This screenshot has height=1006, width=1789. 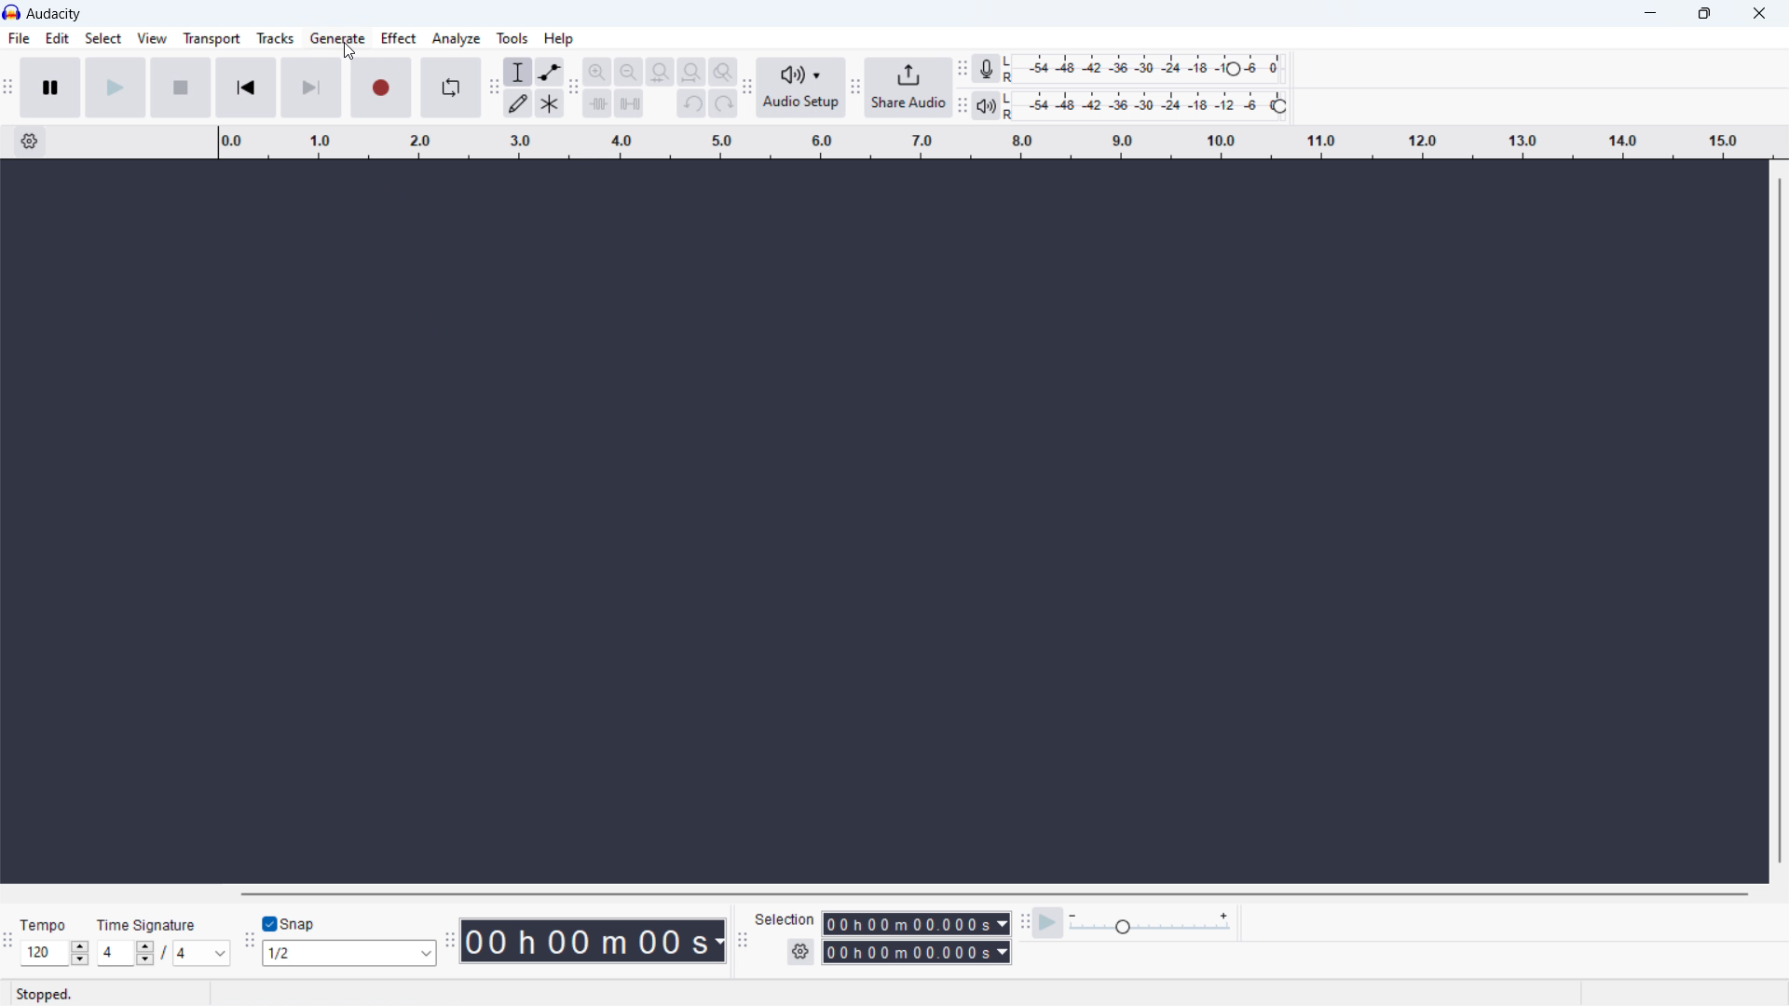 What do you see at coordinates (593, 941) in the screenshot?
I see `timestamp` at bounding box center [593, 941].